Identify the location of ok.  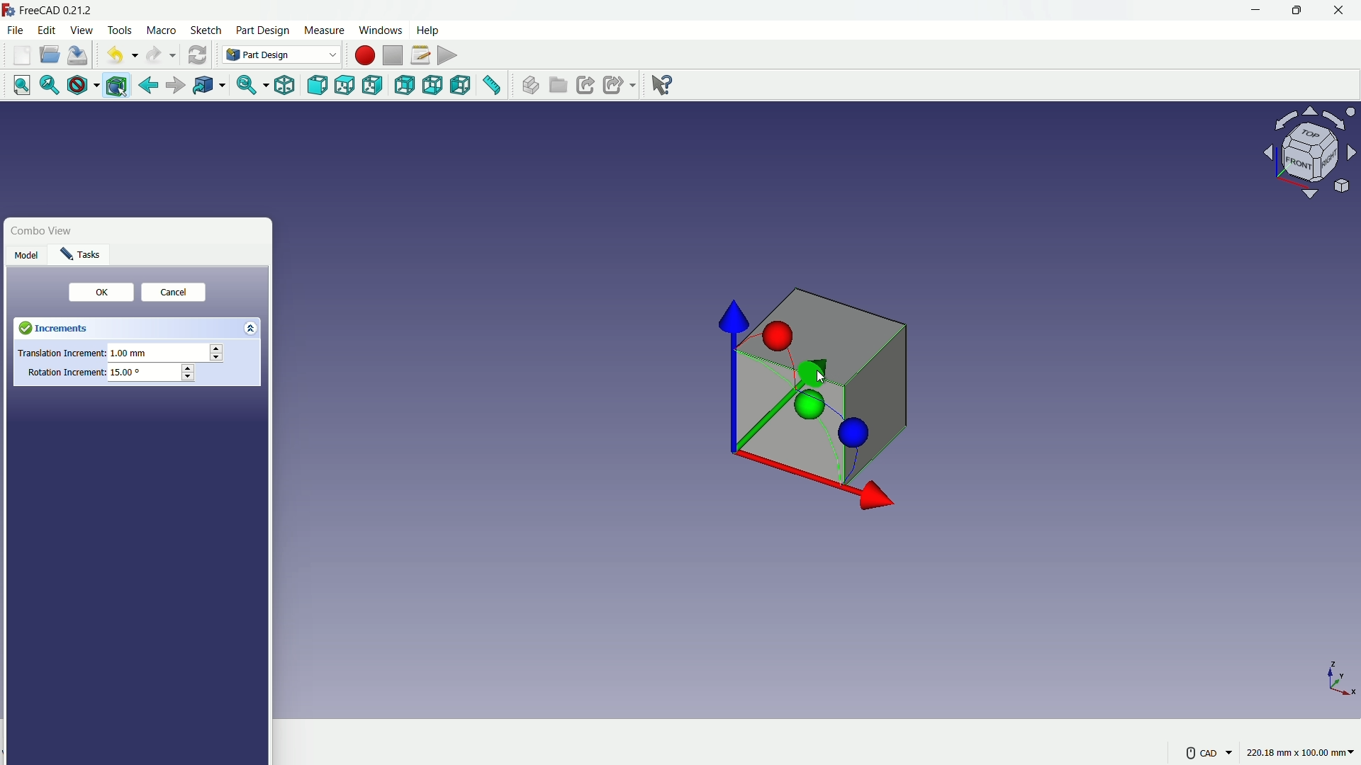
(96, 293).